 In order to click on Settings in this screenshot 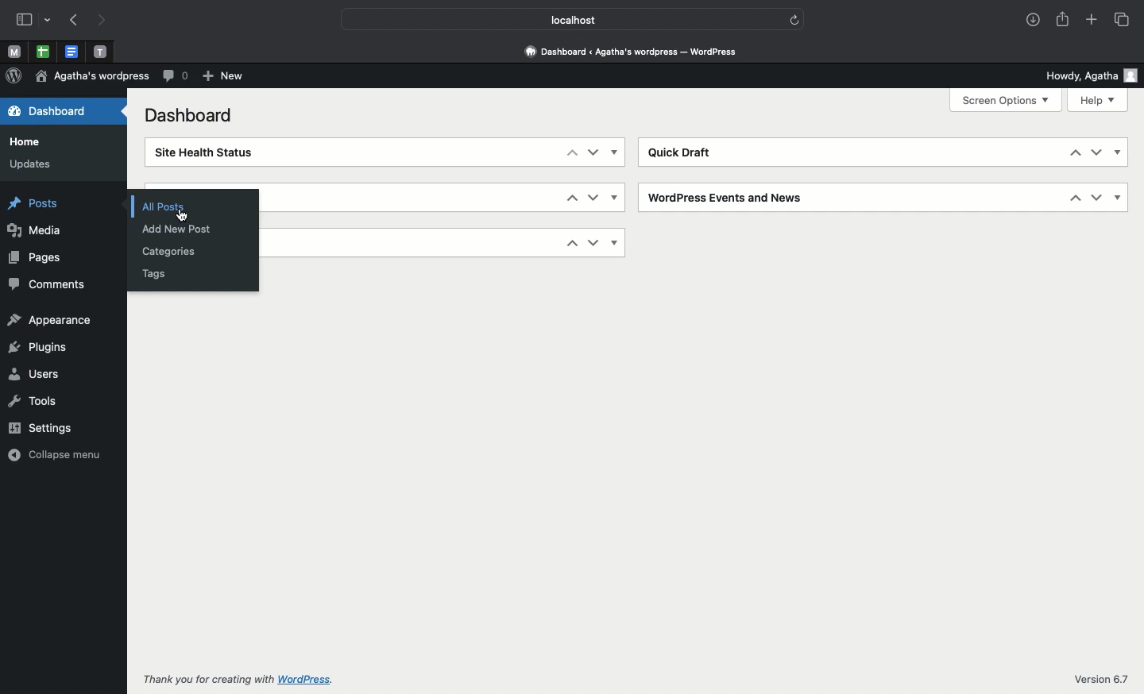, I will do `click(41, 427)`.